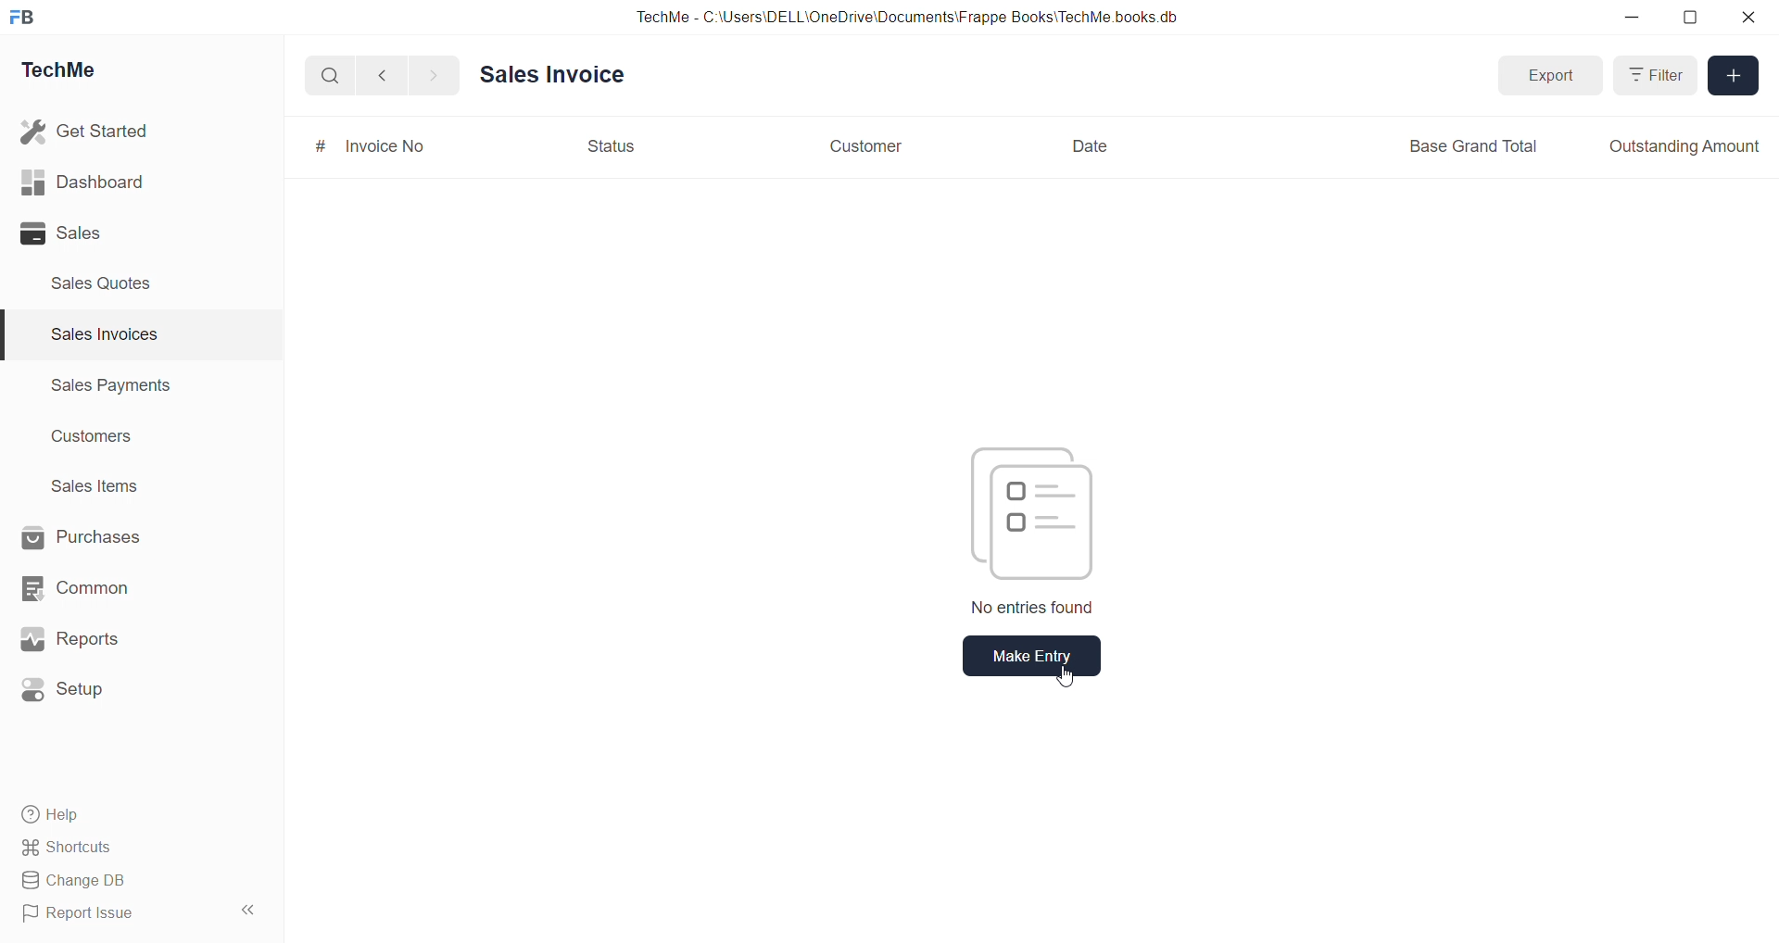 The width and height of the screenshot is (1779, 943). What do you see at coordinates (69, 638) in the screenshot?
I see `Reports` at bounding box center [69, 638].